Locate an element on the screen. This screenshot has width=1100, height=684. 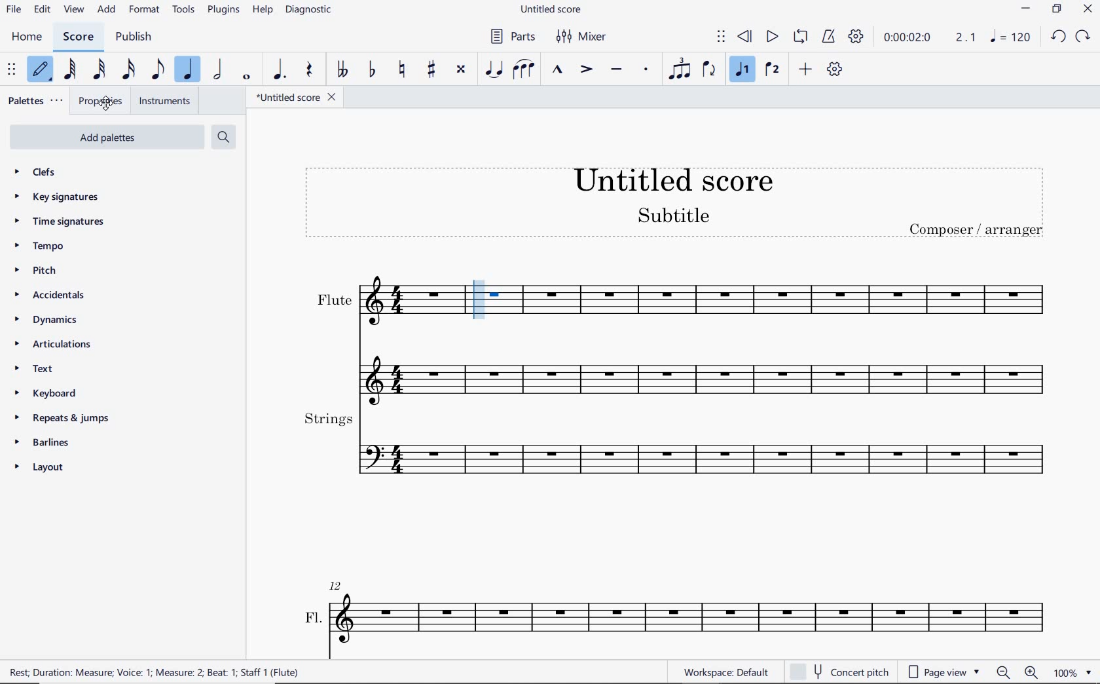
VOICE 2 is located at coordinates (771, 70).